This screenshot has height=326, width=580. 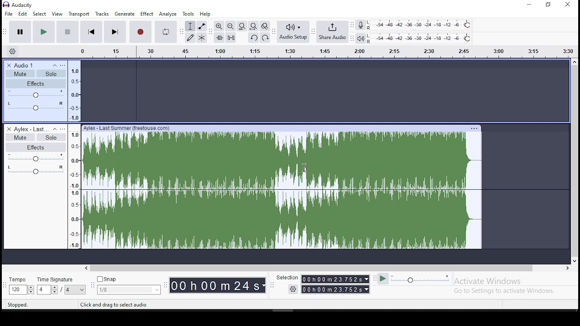 What do you see at coordinates (202, 38) in the screenshot?
I see `multi tool` at bounding box center [202, 38].